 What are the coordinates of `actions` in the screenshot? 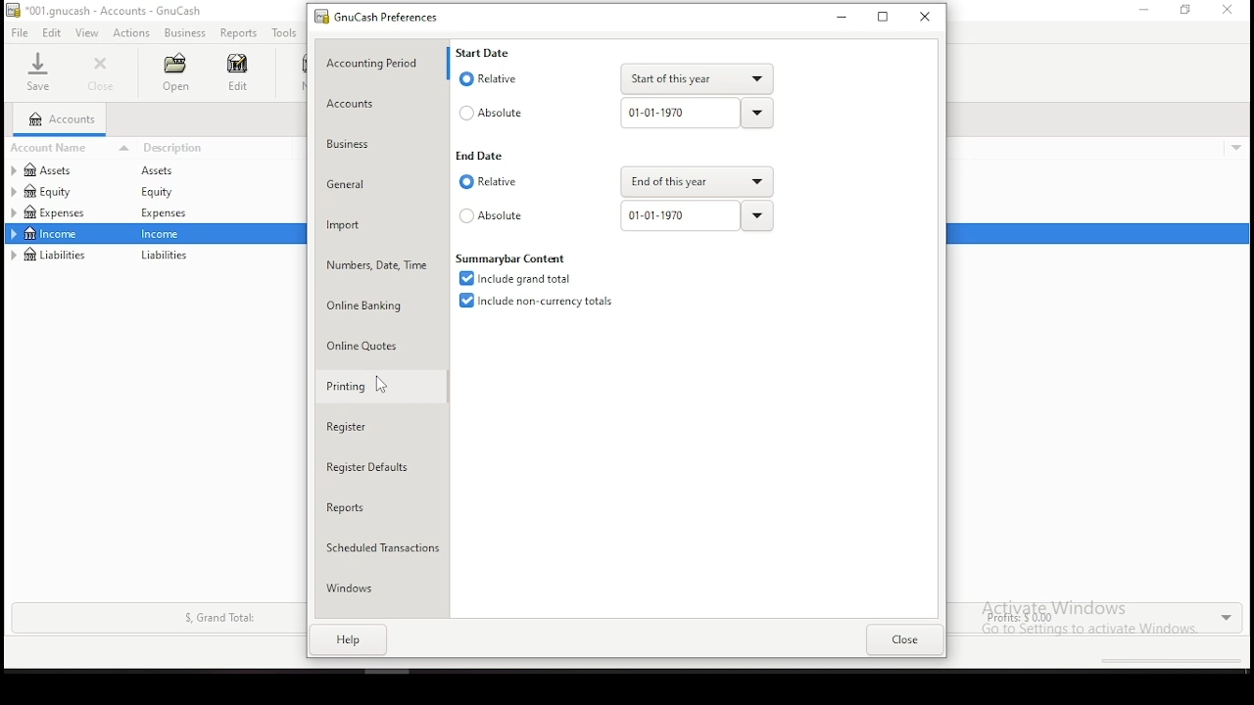 It's located at (132, 33).